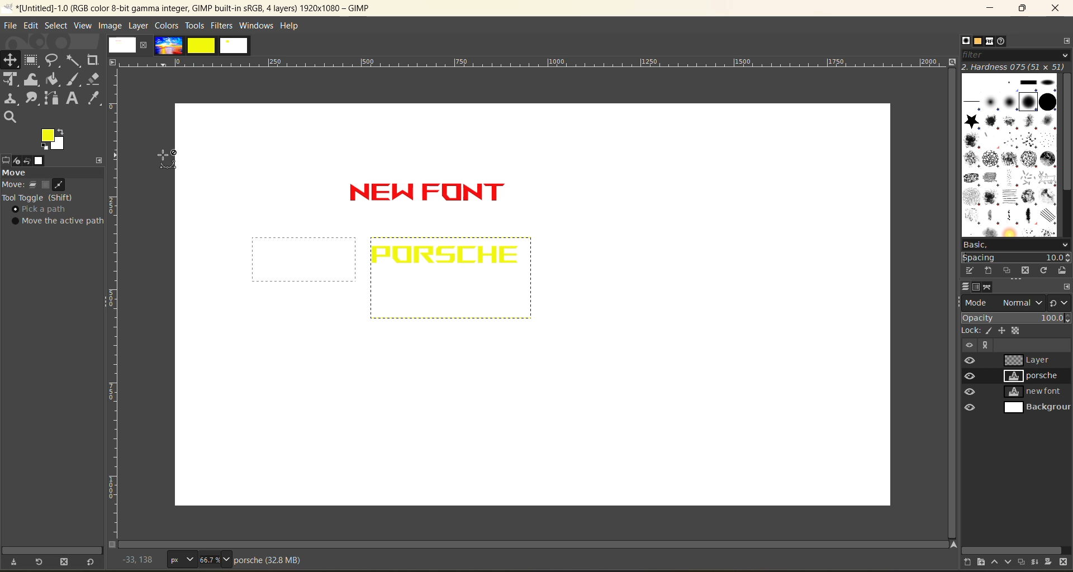 The height and width of the screenshot is (572, 1073). What do you see at coordinates (194, 26) in the screenshot?
I see `tools` at bounding box center [194, 26].